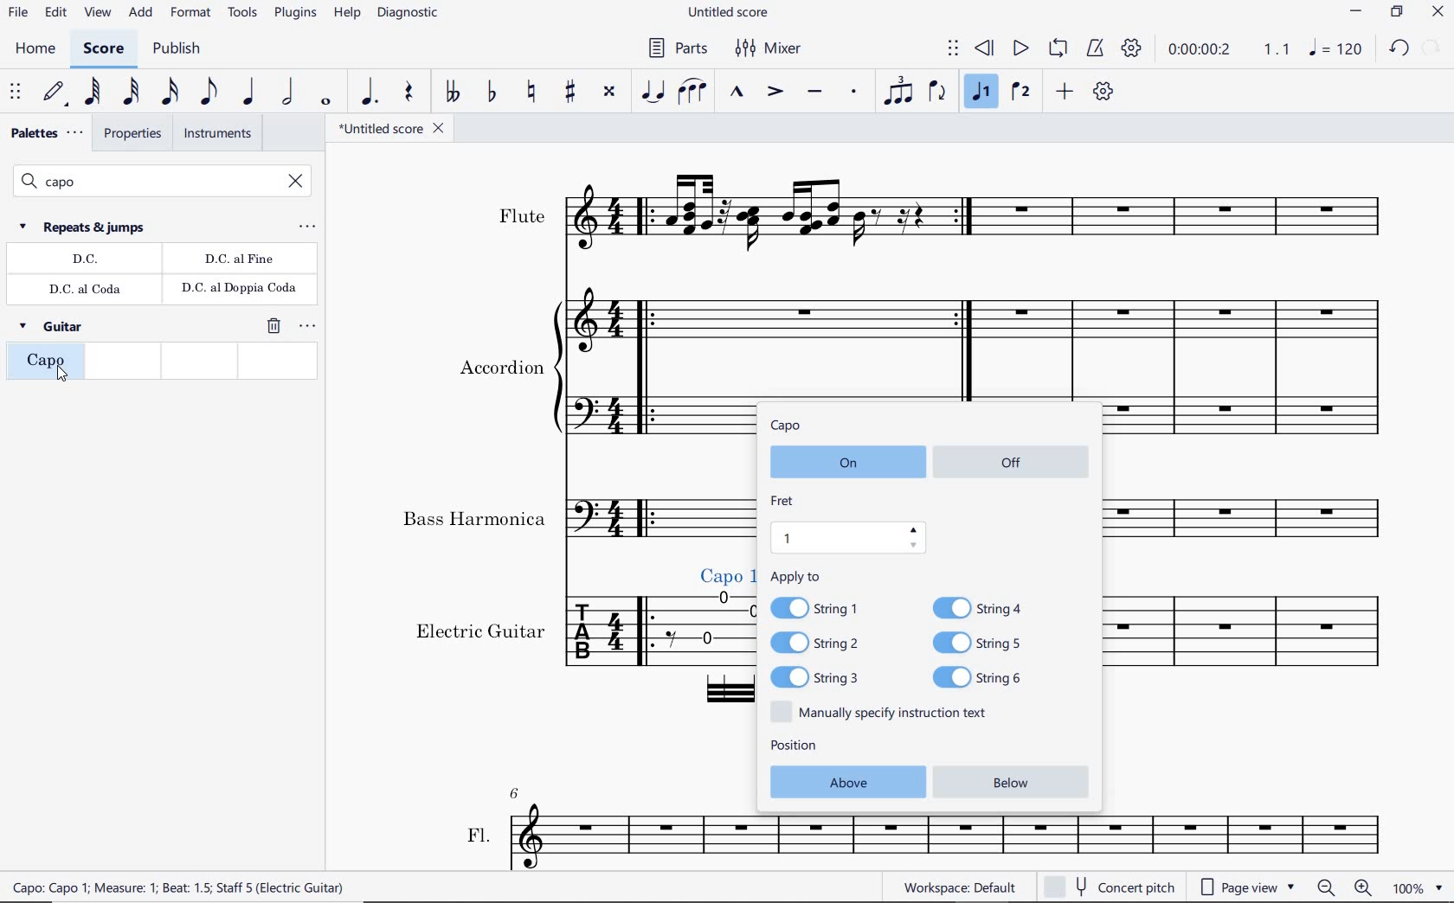 The height and width of the screenshot is (903, 1454). Describe the element at coordinates (894, 93) in the screenshot. I see `tuplet` at that location.